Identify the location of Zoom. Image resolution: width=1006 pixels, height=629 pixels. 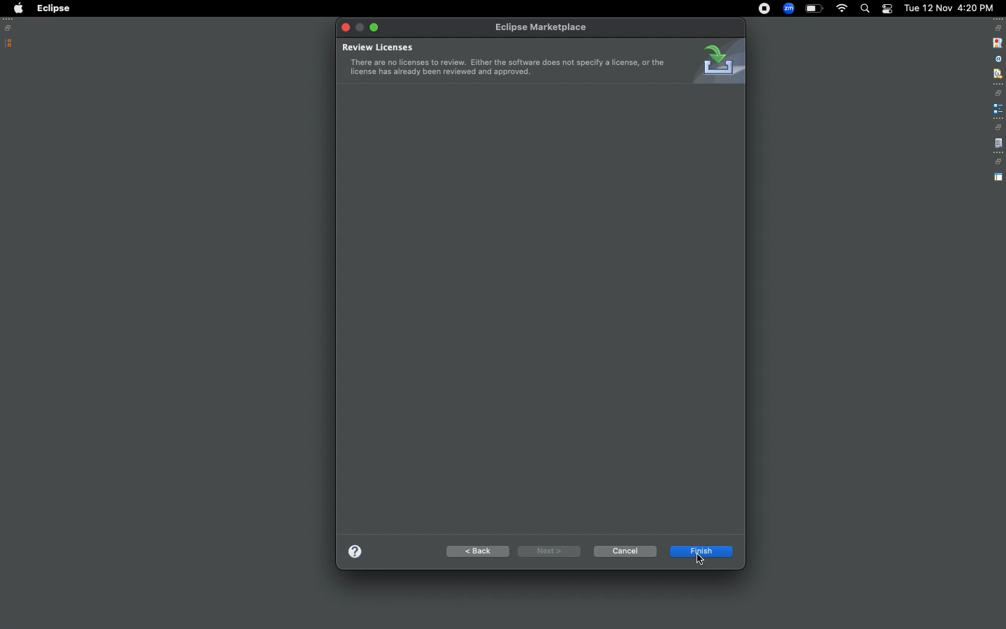
(788, 8).